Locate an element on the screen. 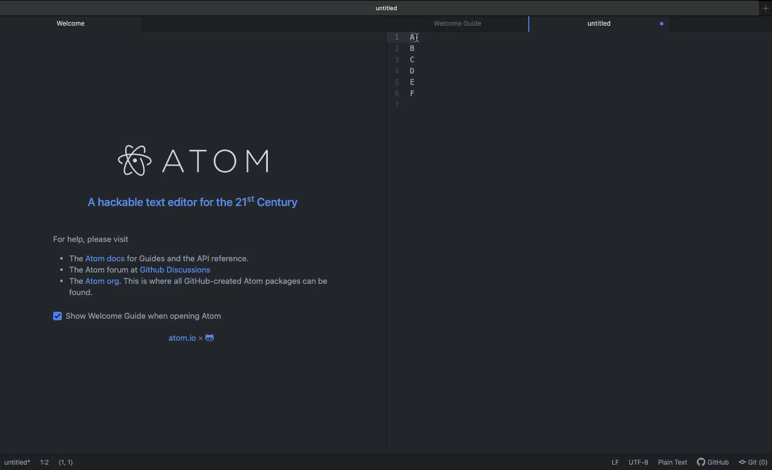  Welcome guide is located at coordinates (28, 462).